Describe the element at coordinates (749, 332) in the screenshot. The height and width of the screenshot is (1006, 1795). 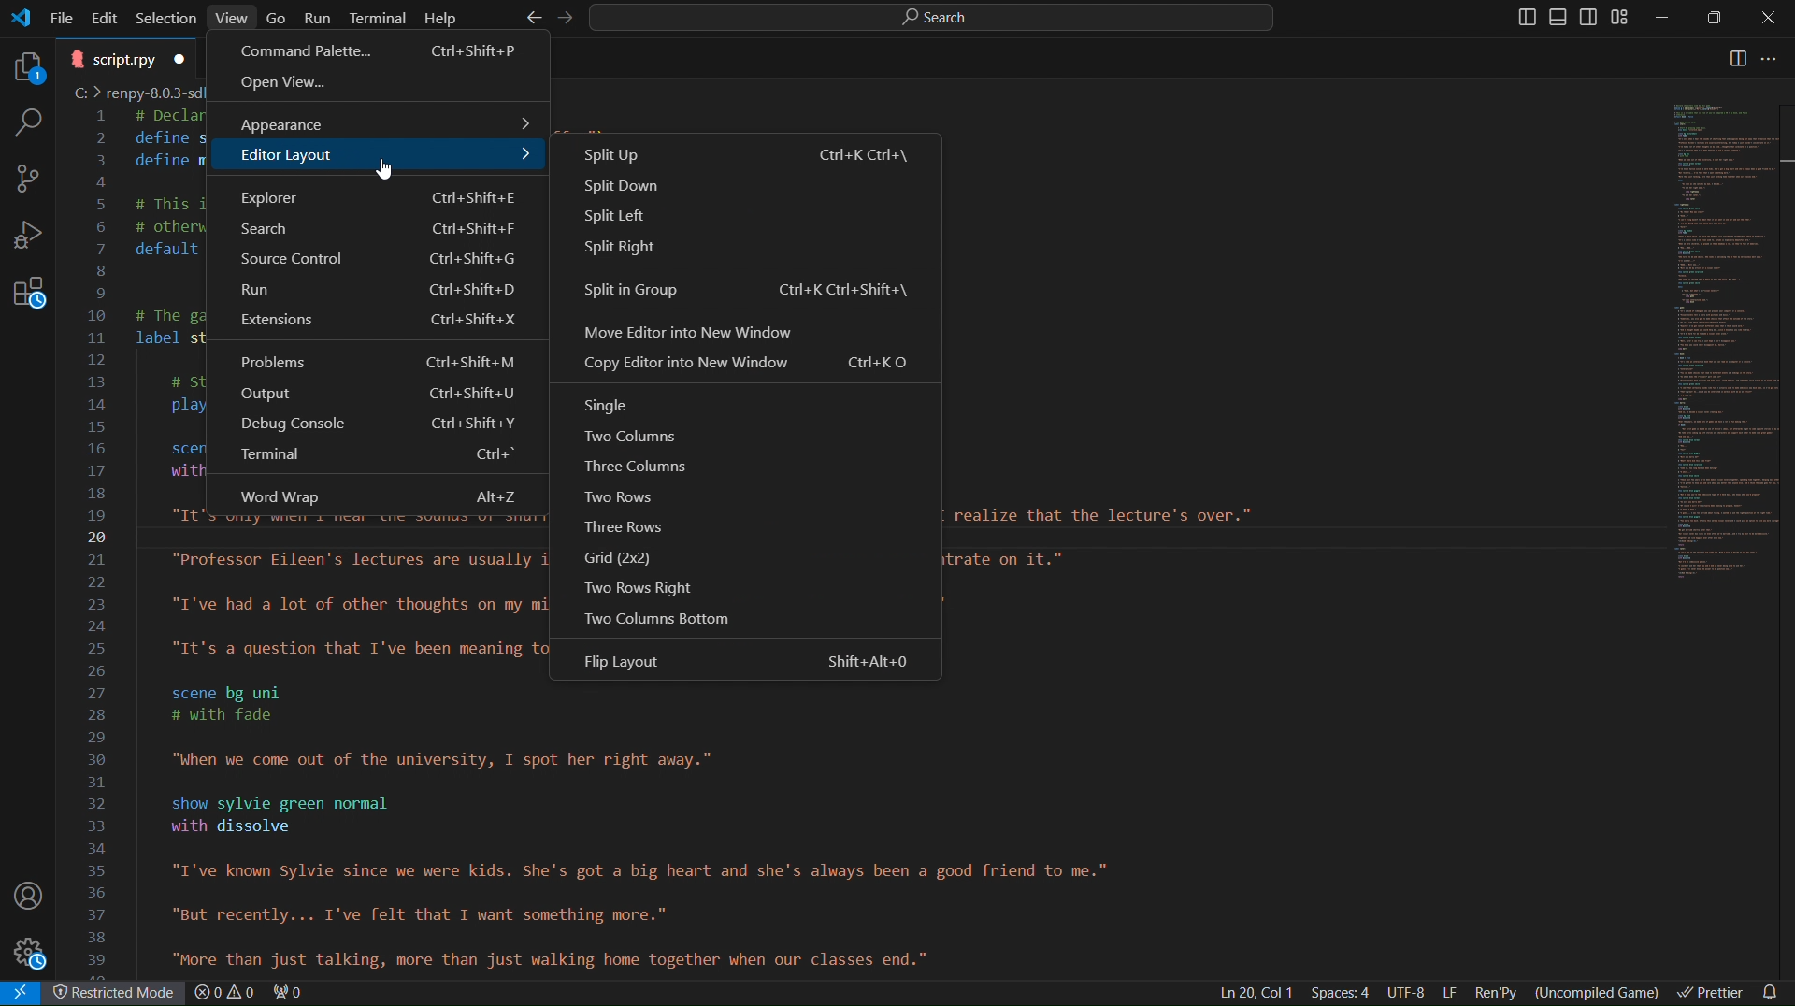
I see `Move Editor into New Window` at that location.